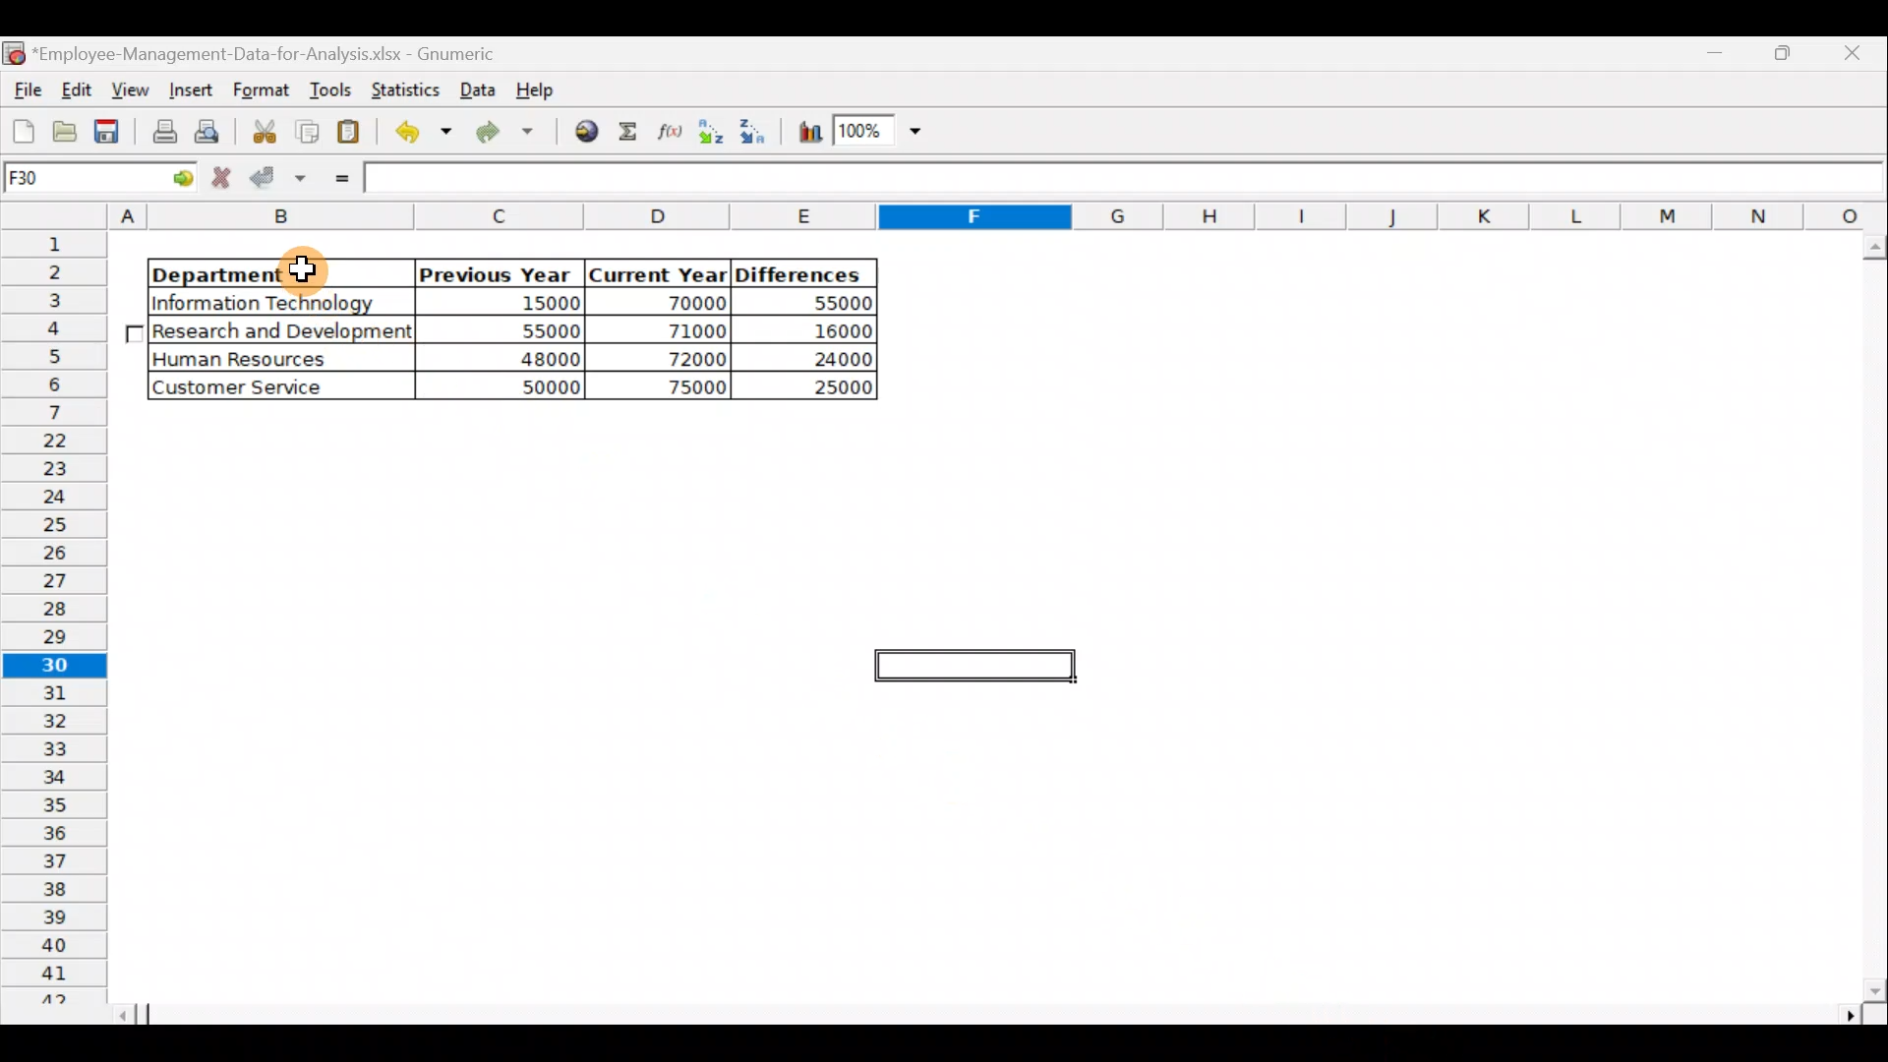 The height and width of the screenshot is (1062, 1888). Describe the element at coordinates (264, 129) in the screenshot. I see `Cut the selection` at that location.